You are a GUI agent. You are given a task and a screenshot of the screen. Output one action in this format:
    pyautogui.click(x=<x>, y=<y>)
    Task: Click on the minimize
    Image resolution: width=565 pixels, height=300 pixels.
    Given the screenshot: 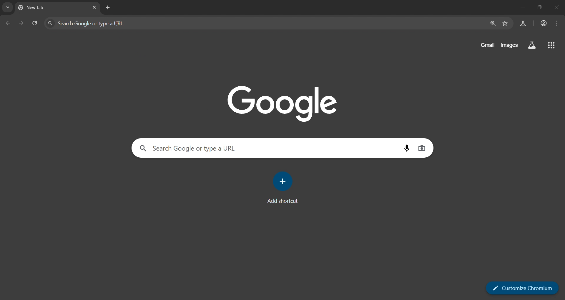 What is the action you would take?
    pyautogui.click(x=522, y=8)
    